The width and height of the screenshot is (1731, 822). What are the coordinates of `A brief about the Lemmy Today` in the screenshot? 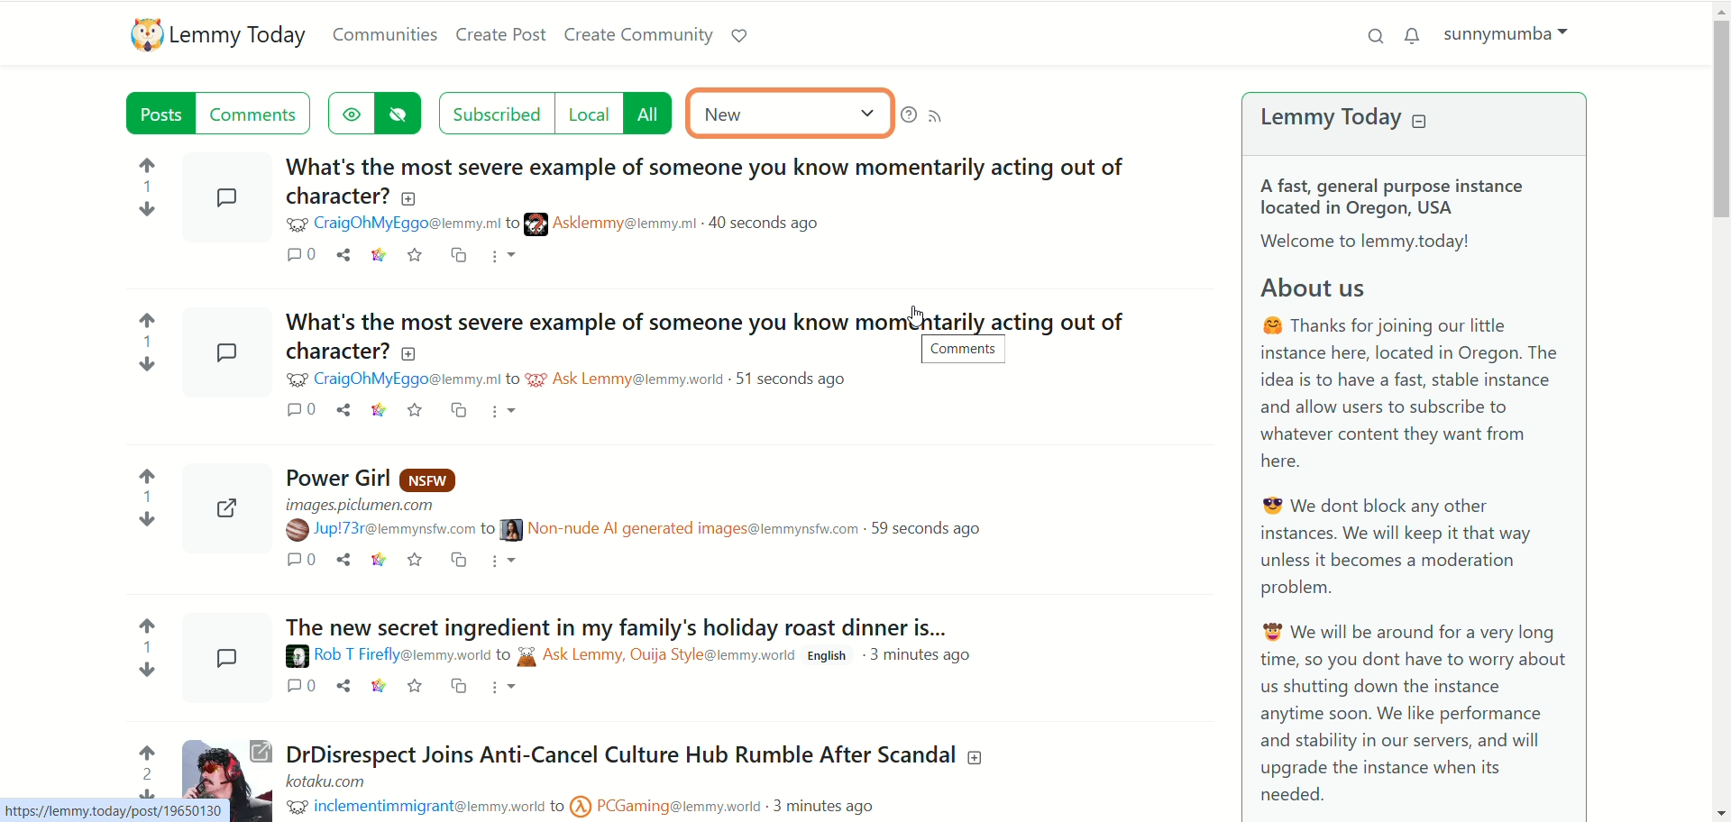 It's located at (1415, 488).